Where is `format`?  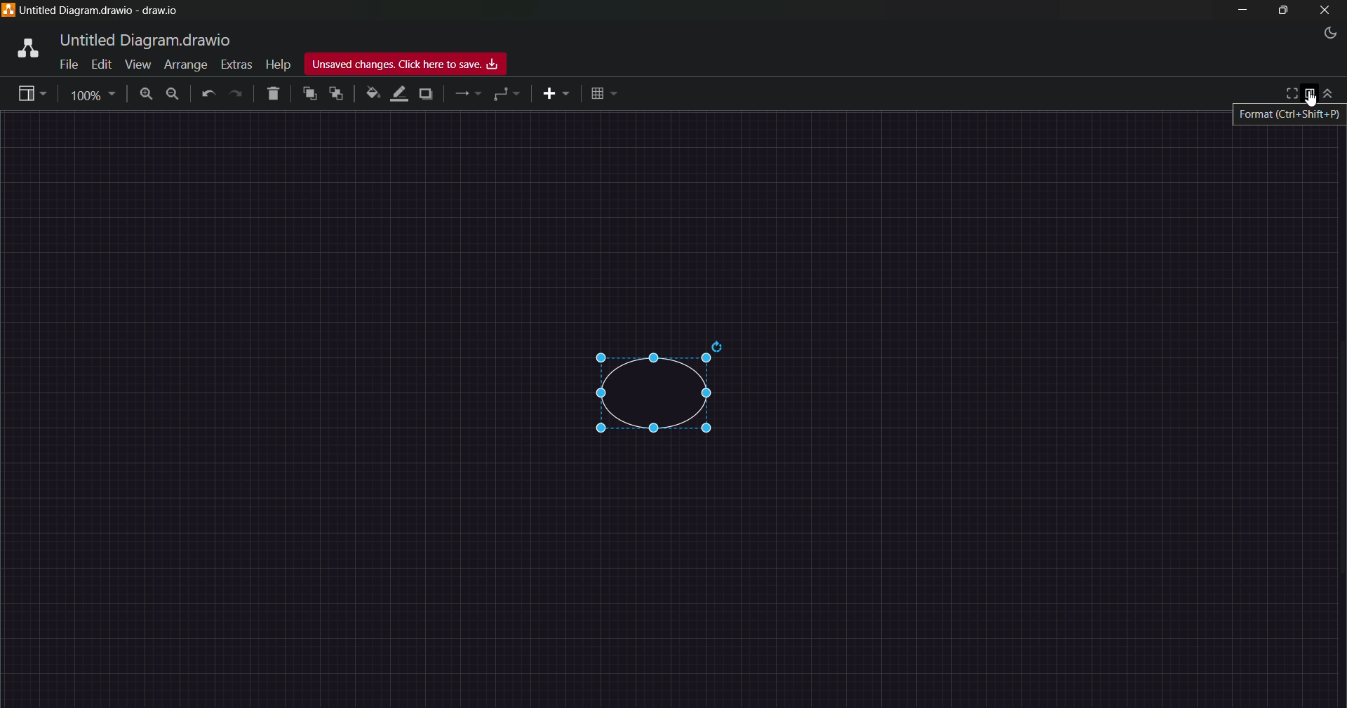 format is located at coordinates (1292, 116).